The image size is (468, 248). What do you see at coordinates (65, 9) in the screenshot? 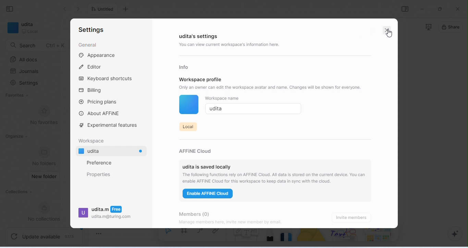
I see `go back` at bounding box center [65, 9].